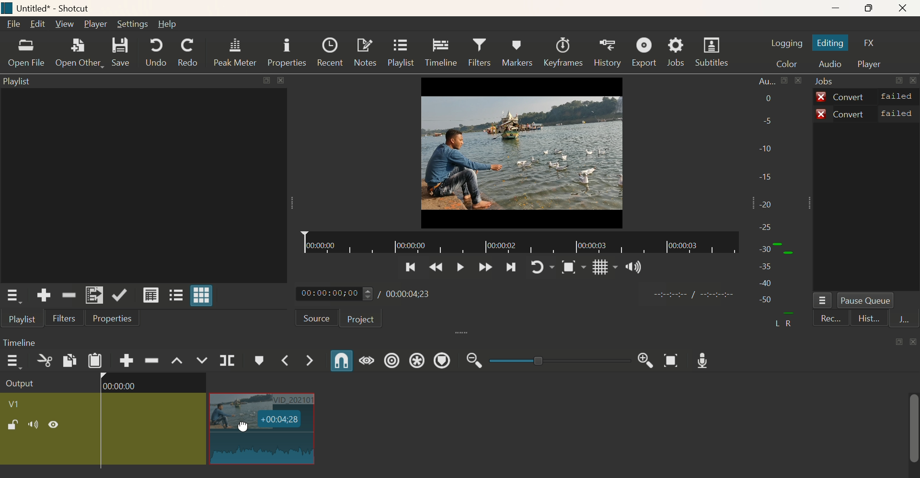 Image resolution: width=920 pixels, height=478 pixels. What do you see at coordinates (44, 364) in the screenshot?
I see `Cut` at bounding box center [44, 364].